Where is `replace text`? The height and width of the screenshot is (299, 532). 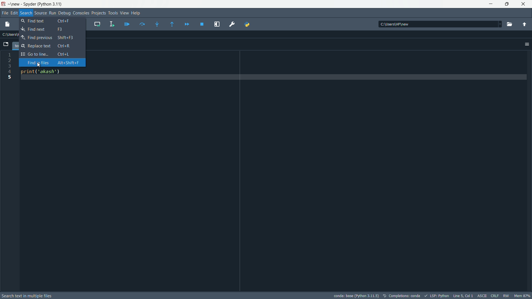 replace text is located at coordinates (50, 46).